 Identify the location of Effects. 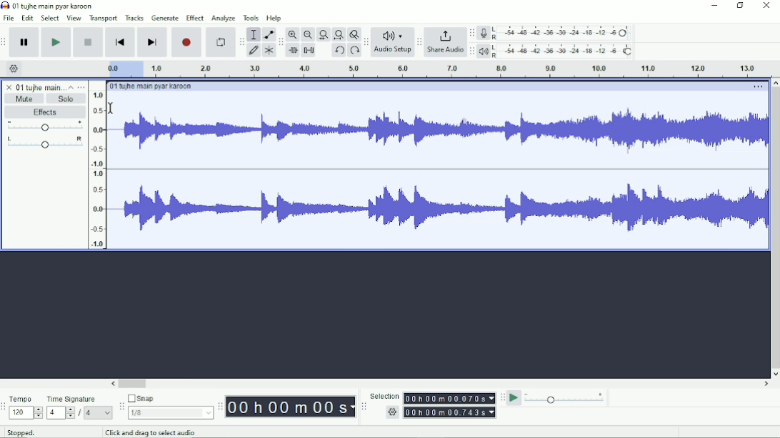
(45, 113).